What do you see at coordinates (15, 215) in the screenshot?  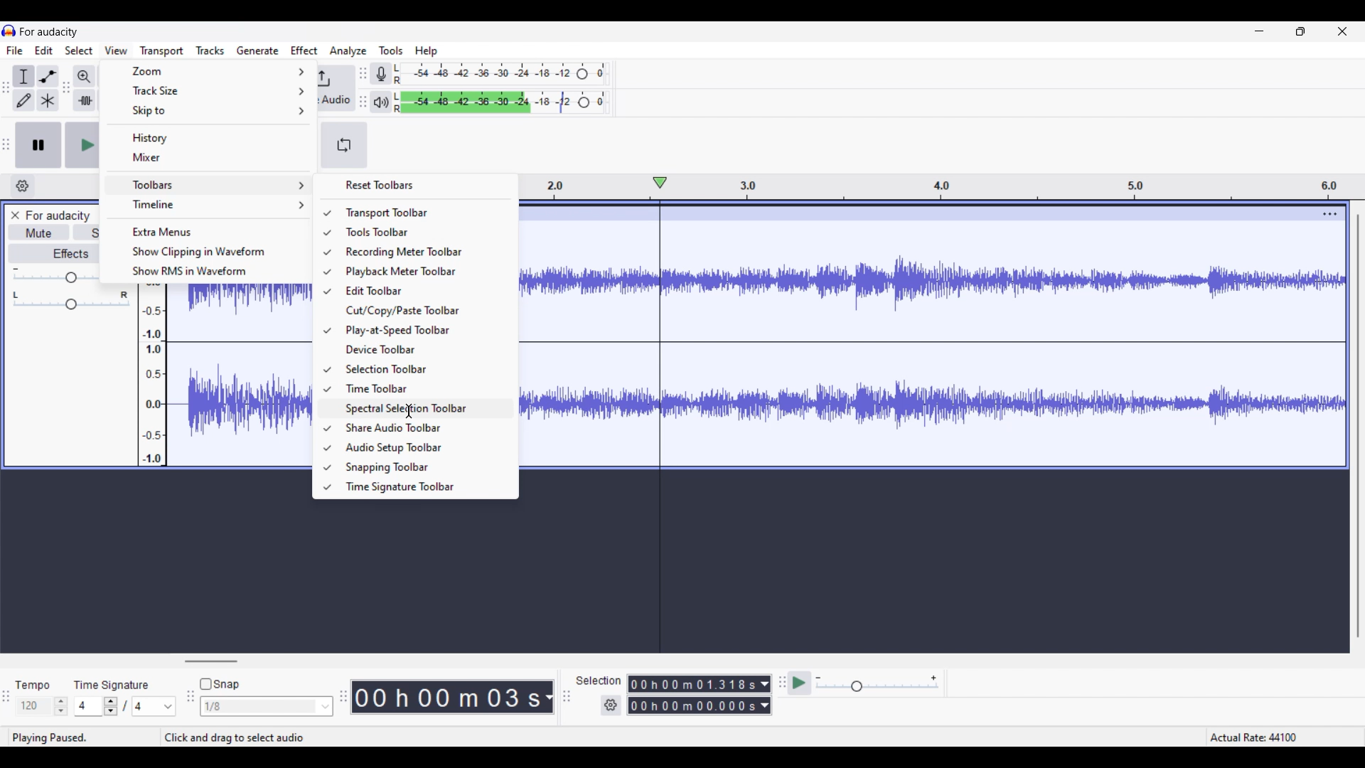 I see `Close track` at bounding box center [15, 215].